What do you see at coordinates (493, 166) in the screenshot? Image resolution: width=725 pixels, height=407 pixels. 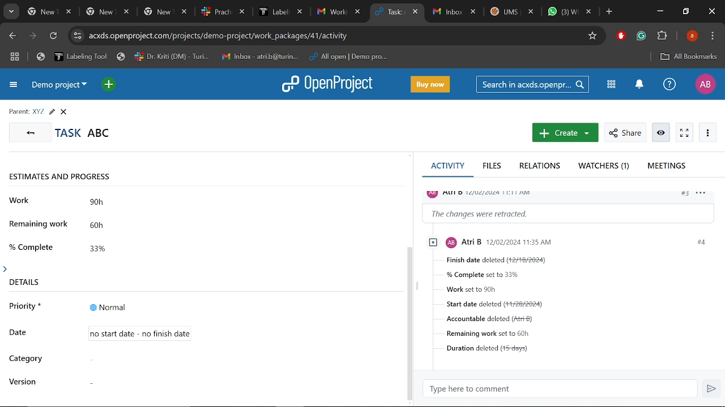 I see `Files` at bounding box center [493, 166].